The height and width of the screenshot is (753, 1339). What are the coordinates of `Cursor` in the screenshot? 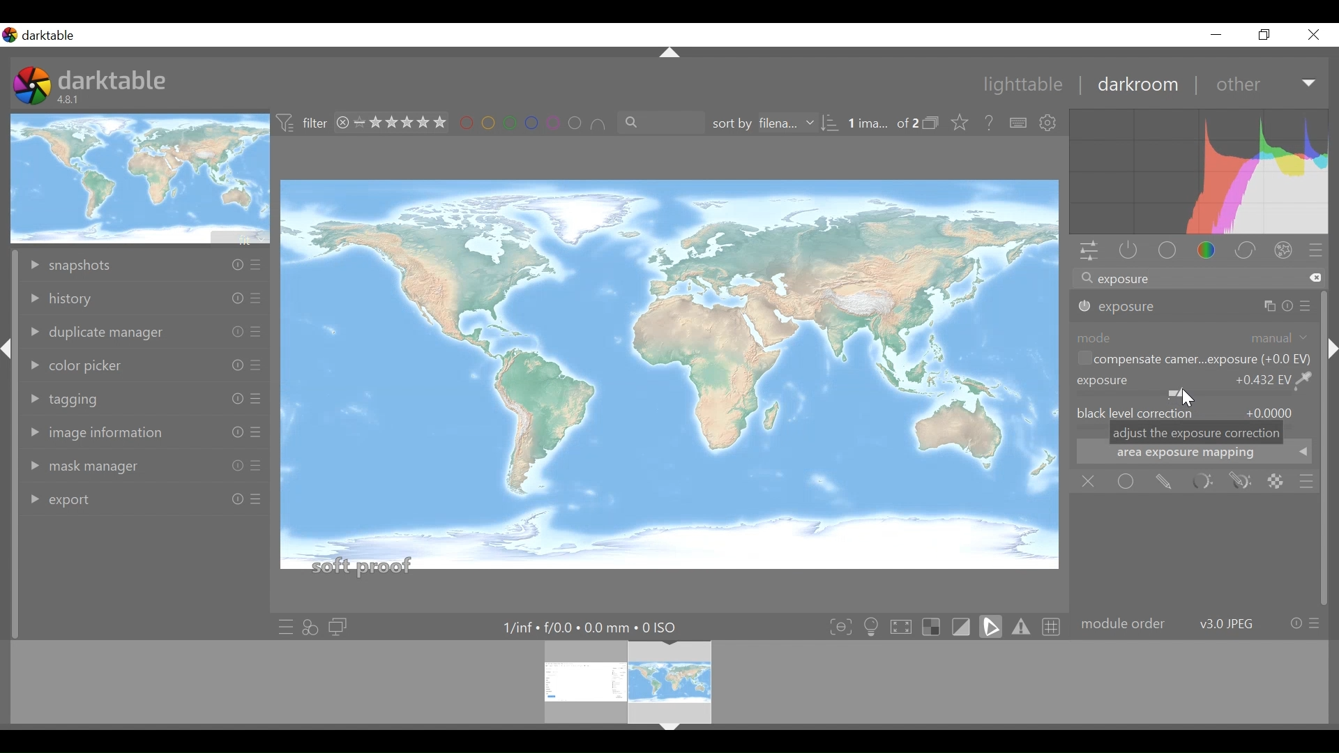 It's located at (1185, 398).